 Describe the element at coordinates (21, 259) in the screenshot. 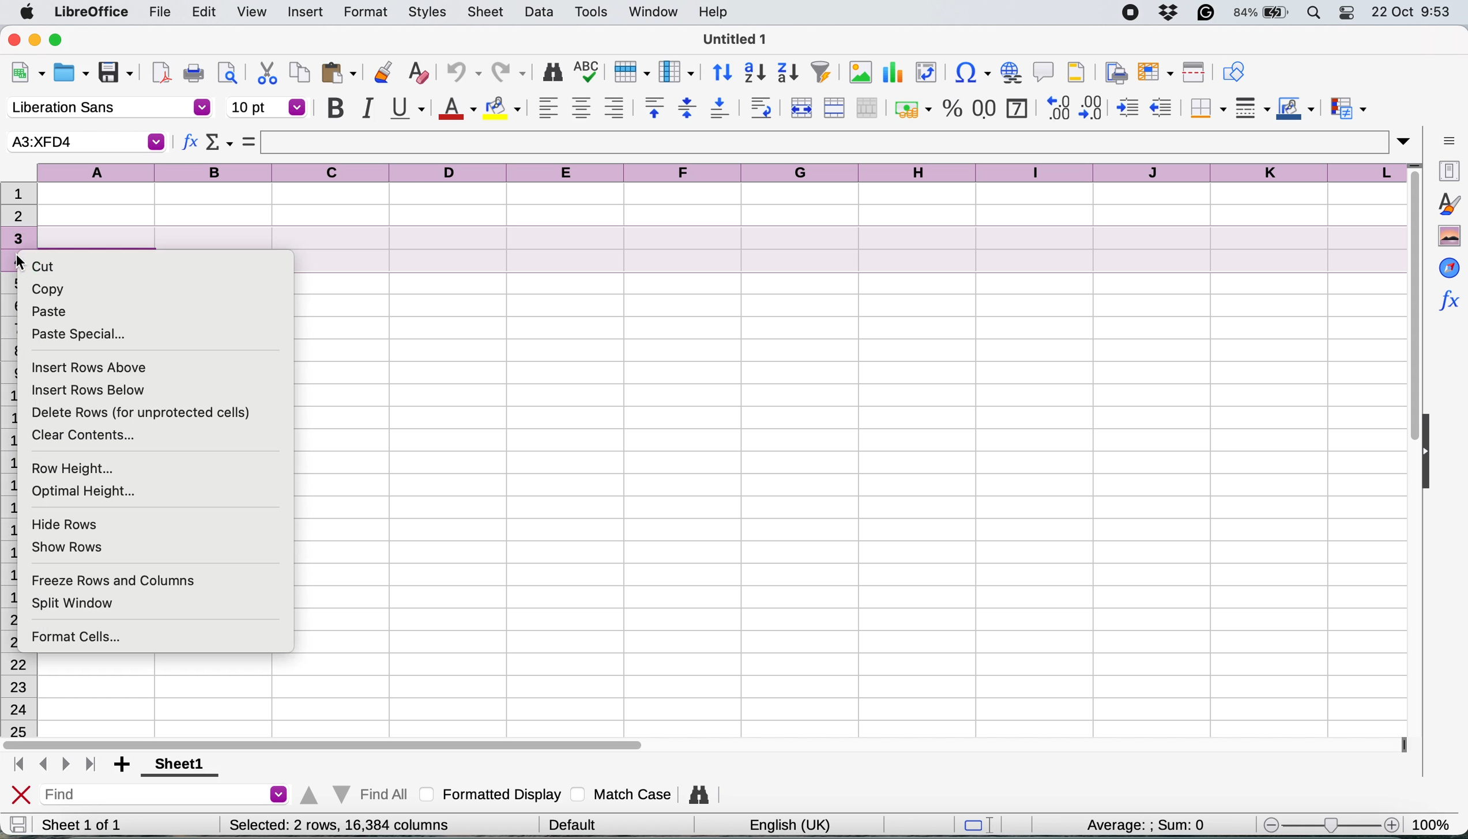

I see `cursor` at that location.